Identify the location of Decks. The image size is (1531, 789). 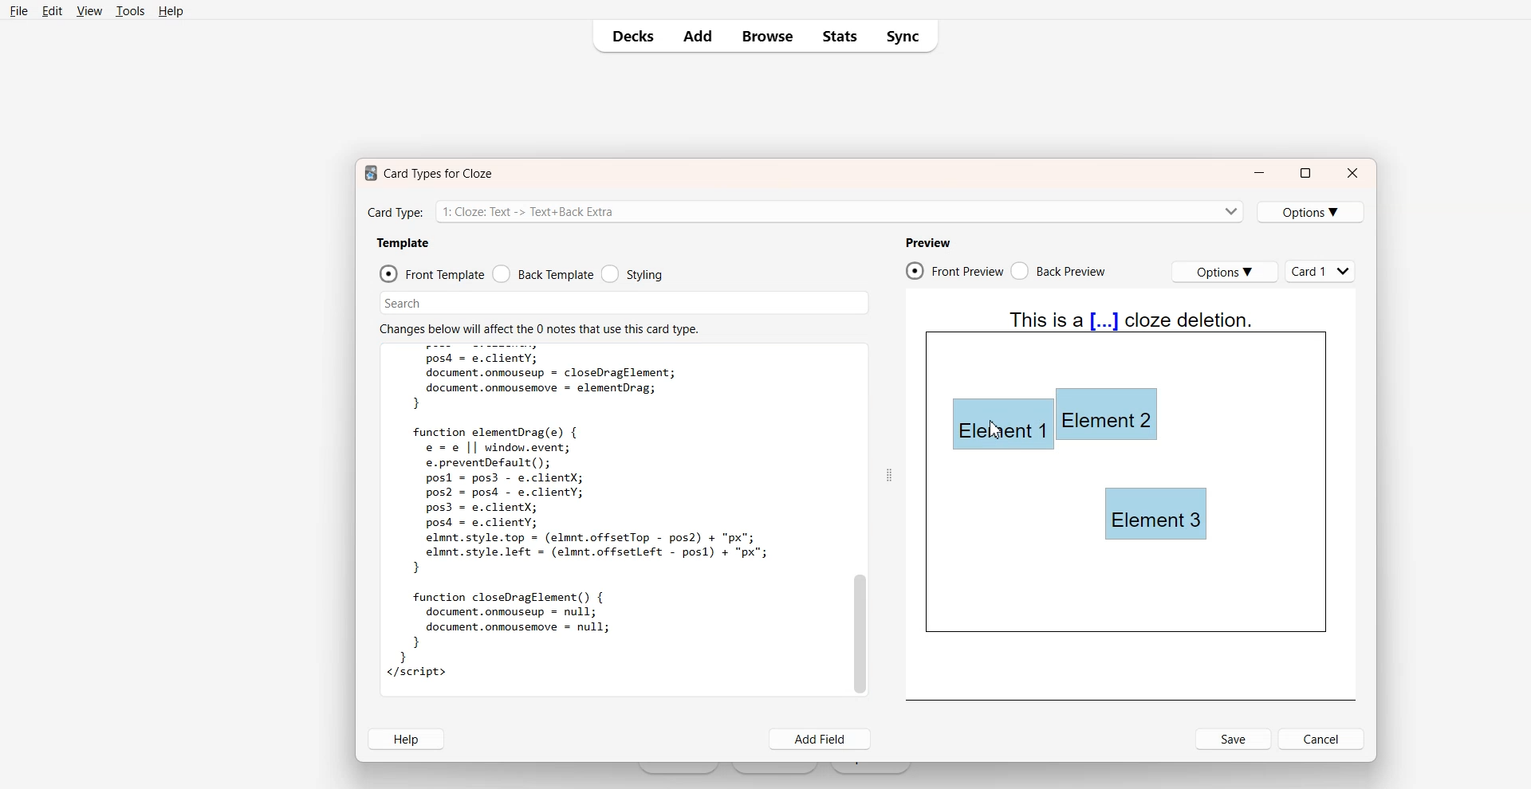
(628, 36).